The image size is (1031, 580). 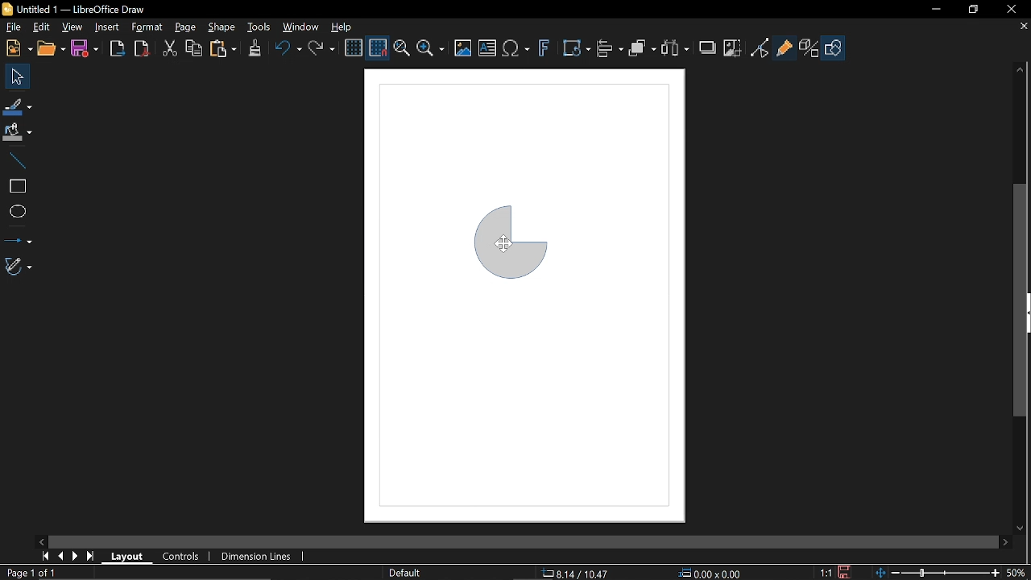 What do you see at coordinates (16, 48) in the screenshot?
I see `new` at bounding box center [16, 48].